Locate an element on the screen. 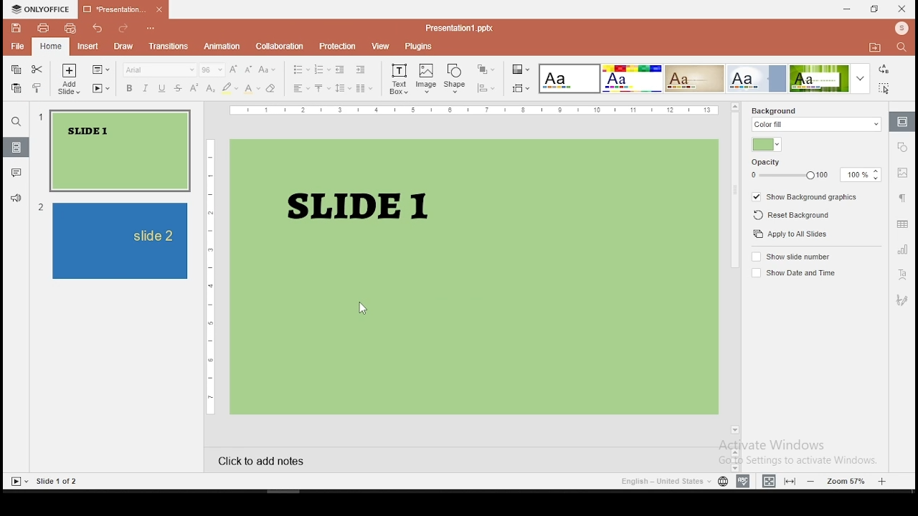 The width and height of the screenshot is (918, 516). undo is located at coordinates (98, 27).